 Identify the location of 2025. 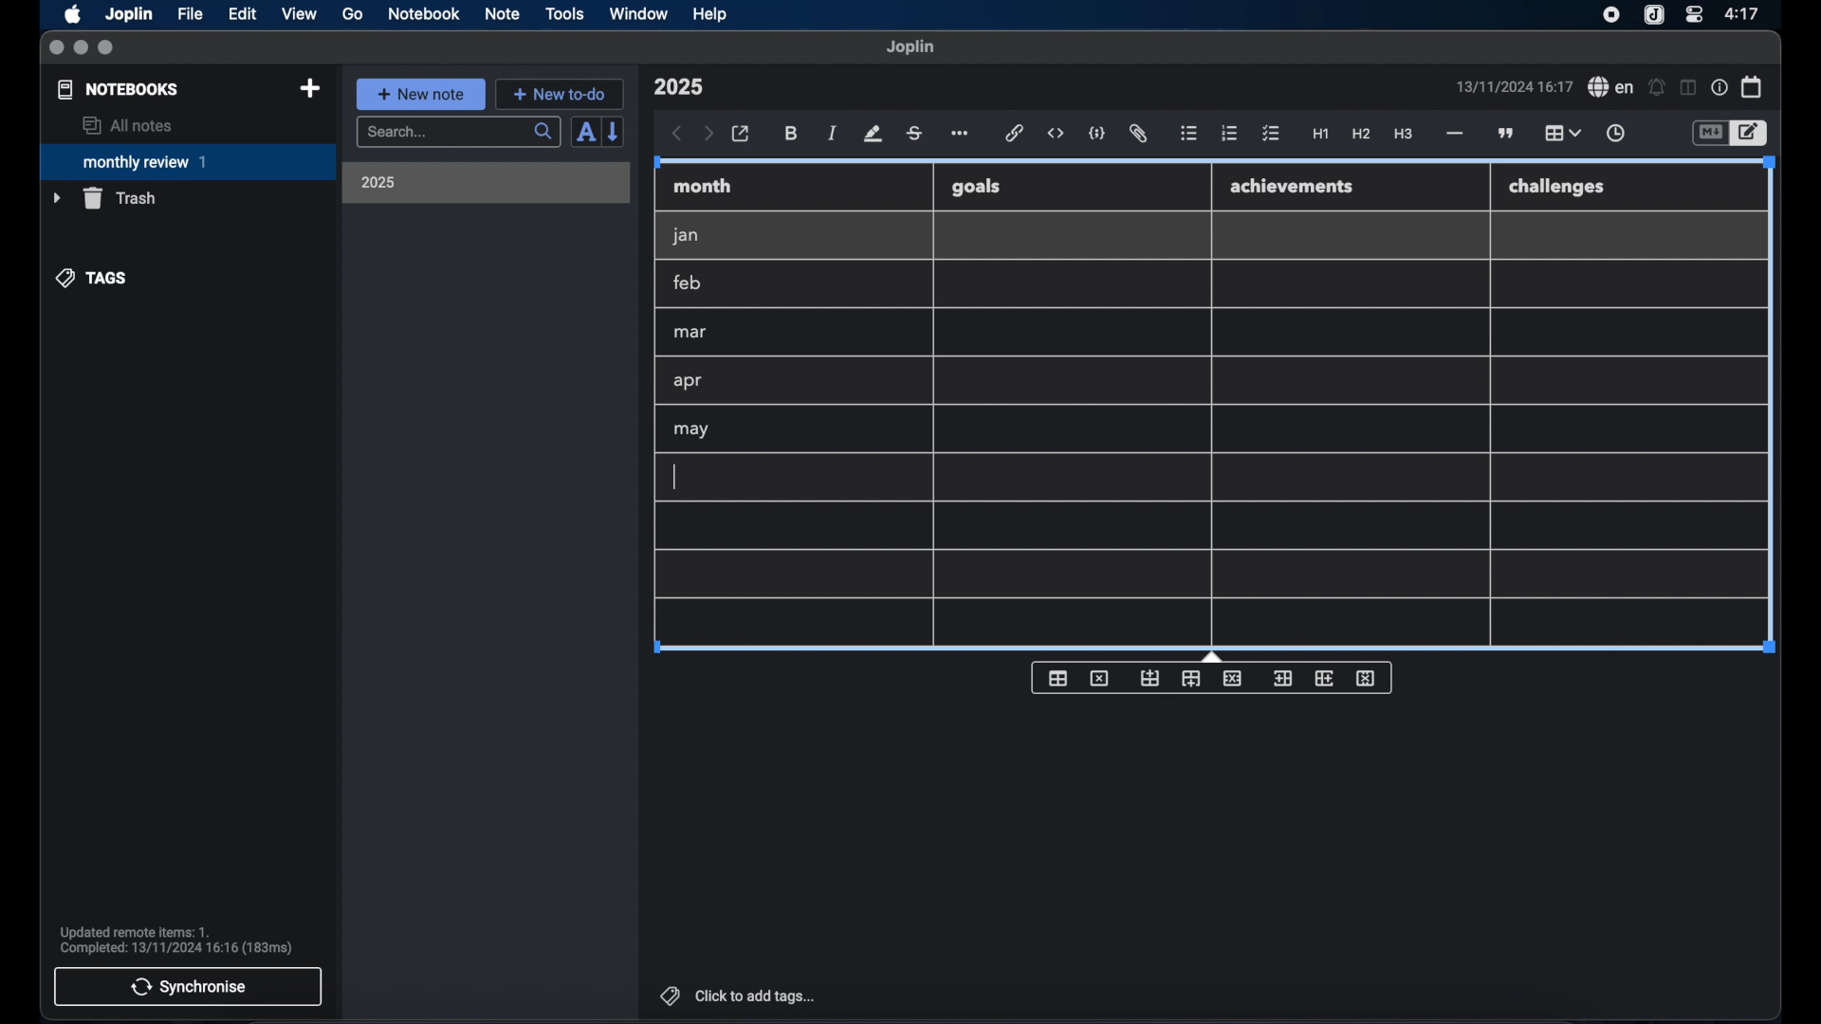
(378, 182).